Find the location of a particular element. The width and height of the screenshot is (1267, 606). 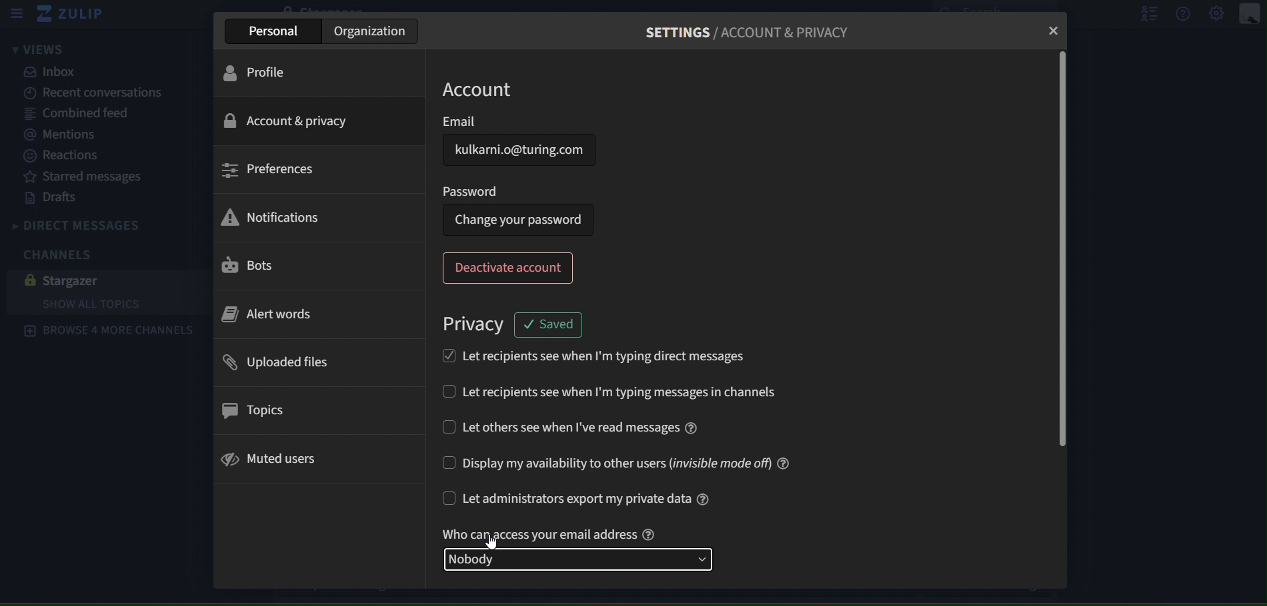

reactions is located at coordinates (75, 156).